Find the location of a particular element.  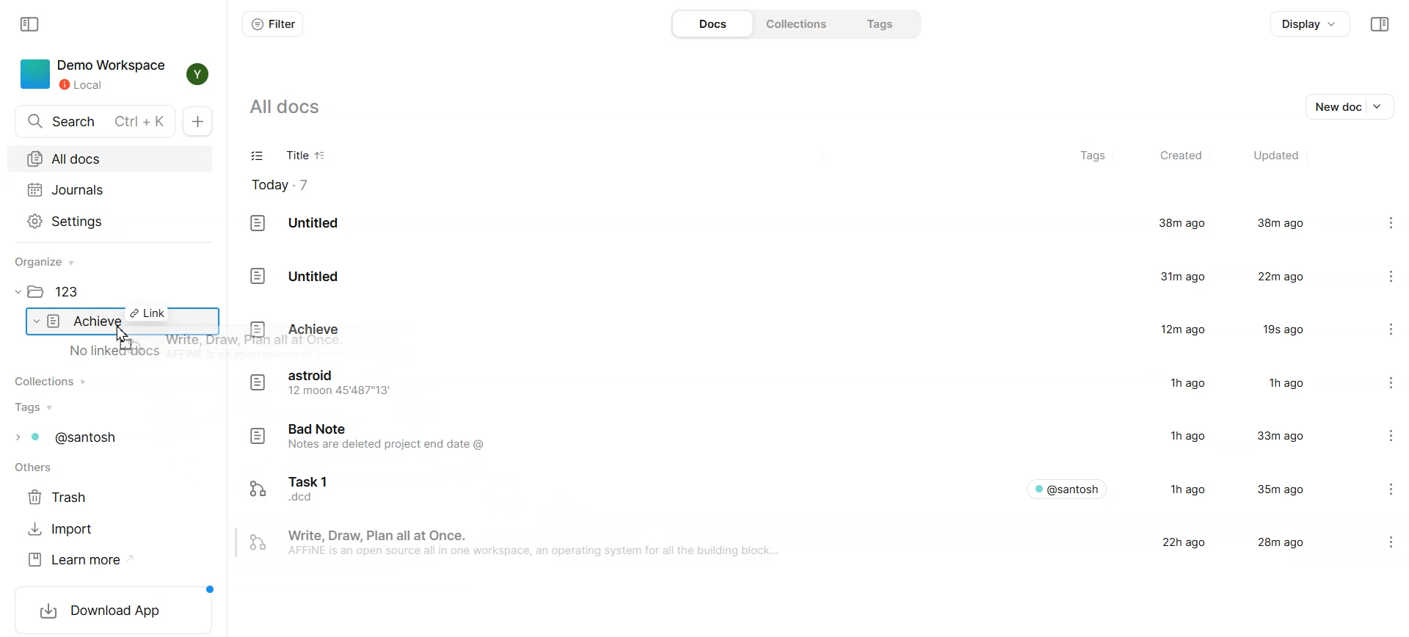

Title is located at coordinates (293, 157).